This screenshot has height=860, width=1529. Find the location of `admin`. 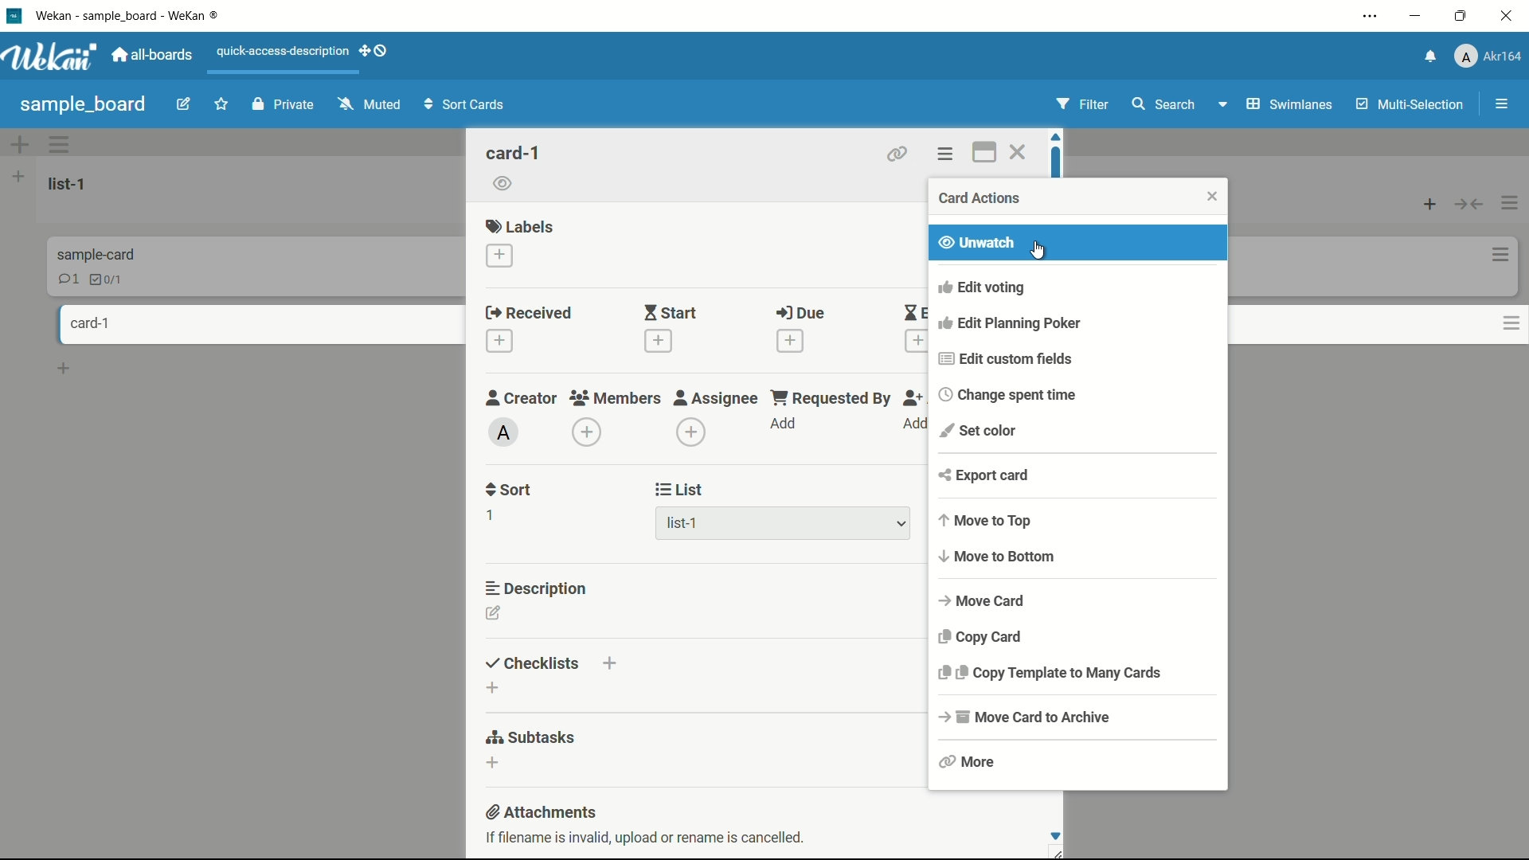

admin is located at coordinates (503, 432).